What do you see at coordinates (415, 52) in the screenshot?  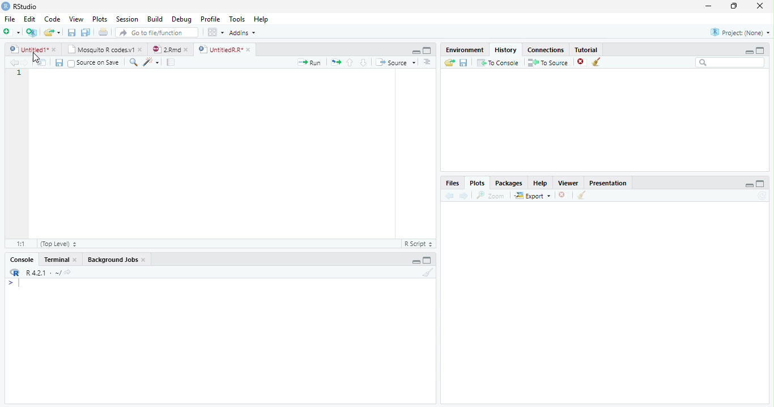 I see `Minimize` at bounding box center [415, 52].